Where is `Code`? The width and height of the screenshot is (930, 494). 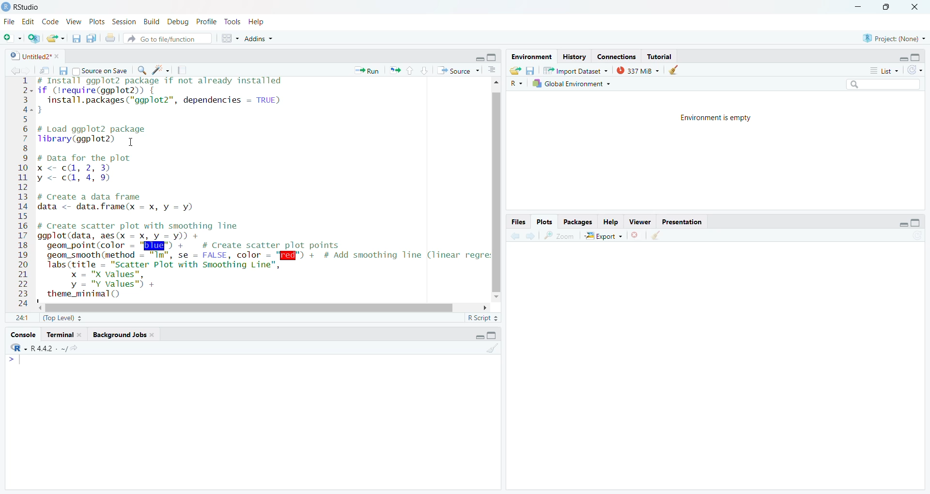
Code is located at coordinates (51, 21).